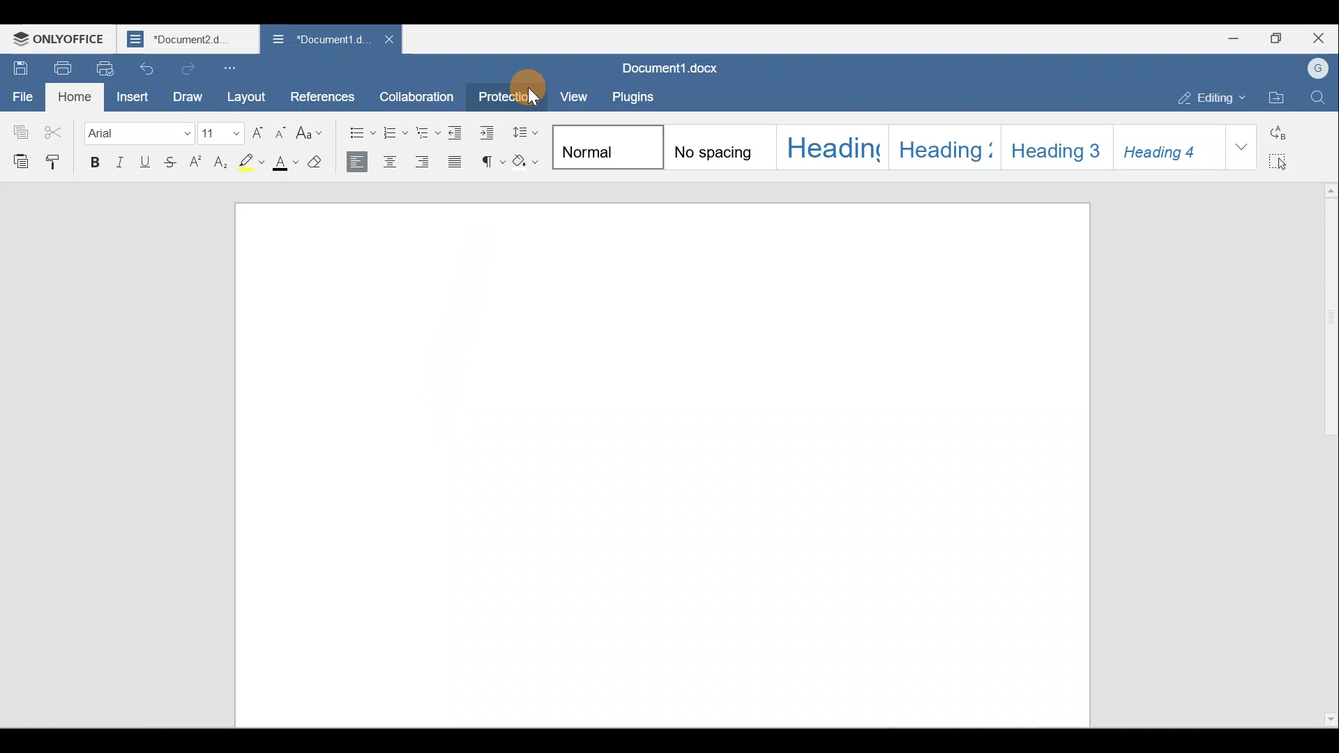 The width and height of the screenshot is (1339, 753). What do you see at coordinates (361, 161) in the screenshot?
I see `Align left` at bounding box center [361, 161].